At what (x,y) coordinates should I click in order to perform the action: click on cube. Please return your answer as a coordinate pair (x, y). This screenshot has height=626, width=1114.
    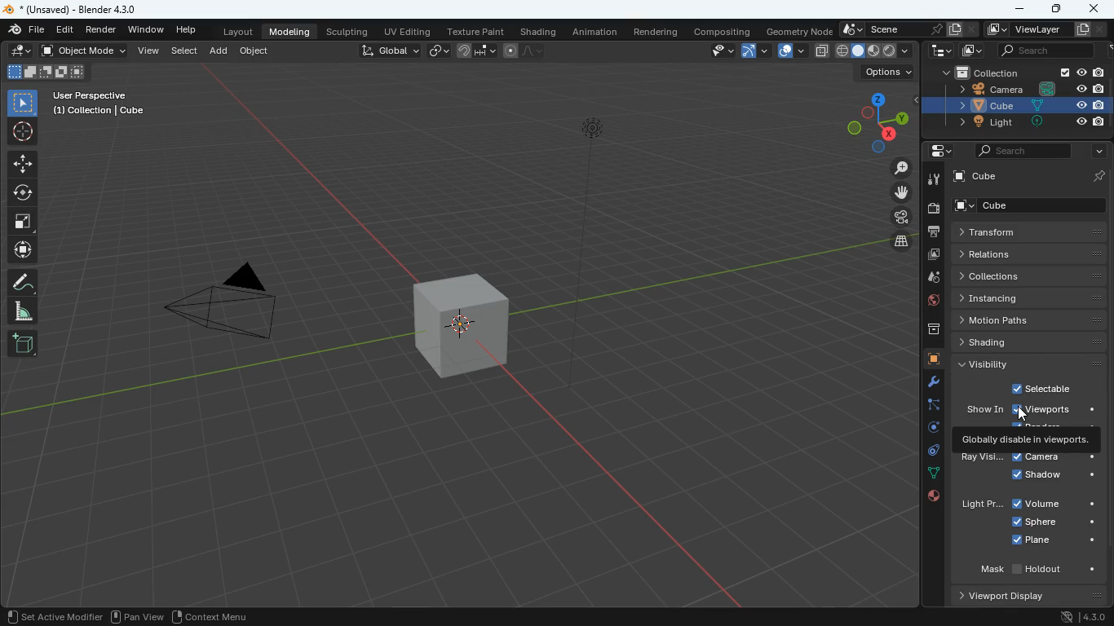
    Looking at the image, I should click on (1032, 206).